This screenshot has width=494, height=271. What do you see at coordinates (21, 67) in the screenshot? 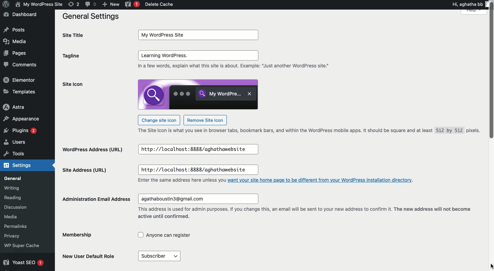
I see `Comment` at bounding box center [21, 67].